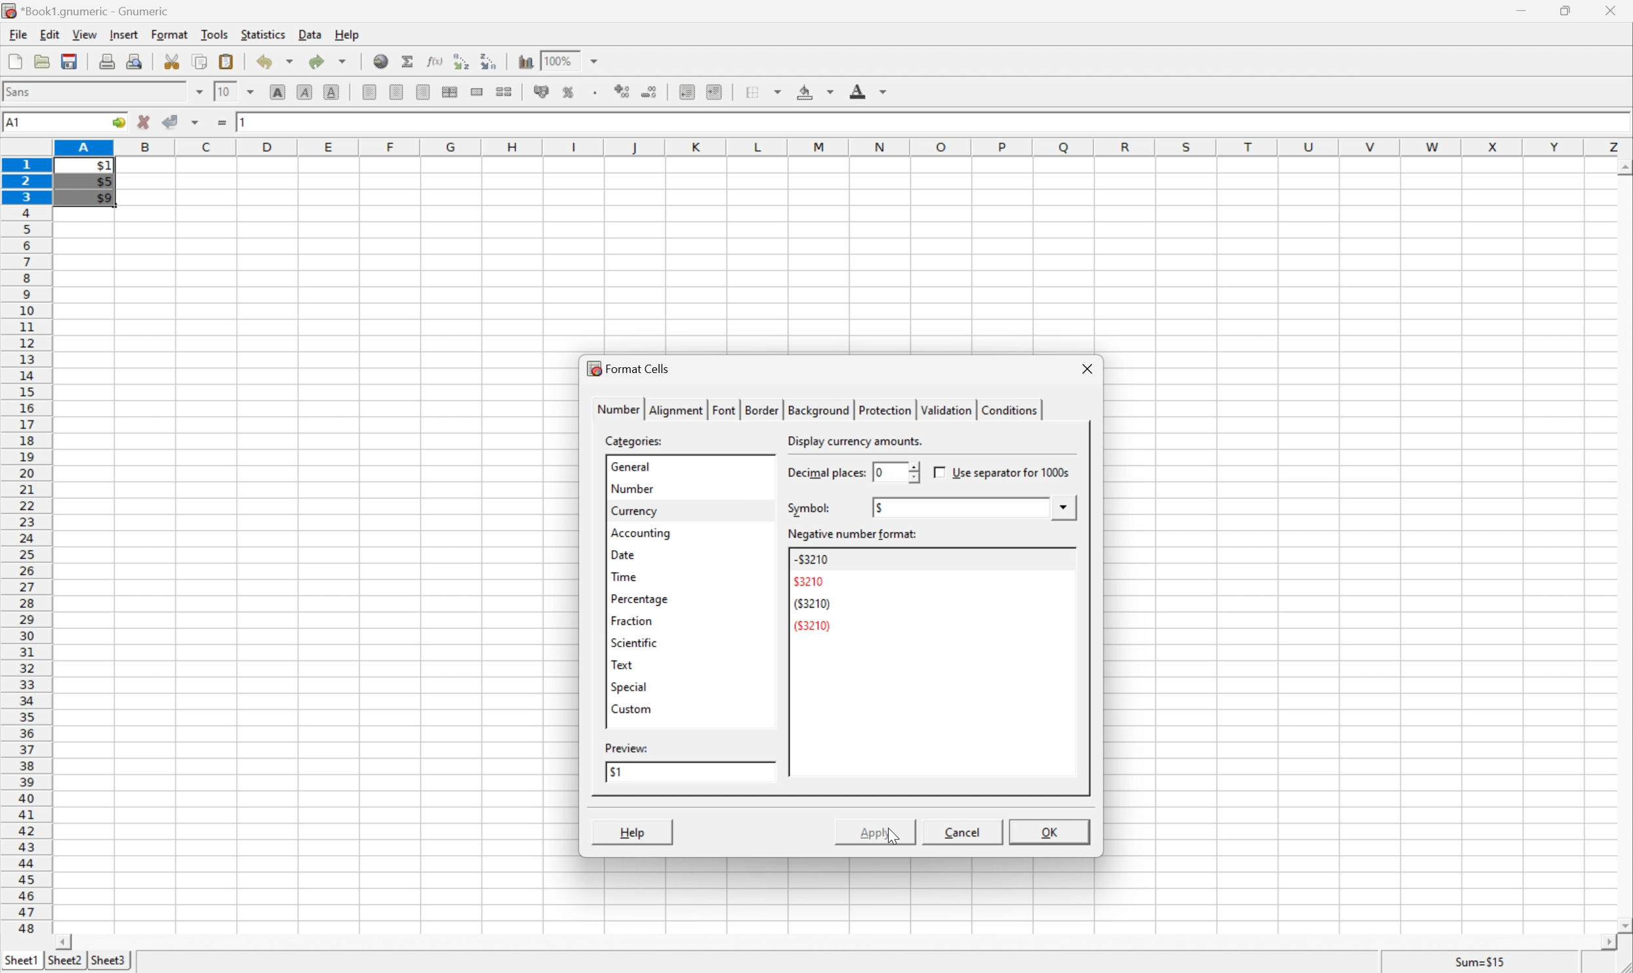  What do you see at coordinates (816, 90) in the screenshot?
I see `background` at bounding box center [816, 90].